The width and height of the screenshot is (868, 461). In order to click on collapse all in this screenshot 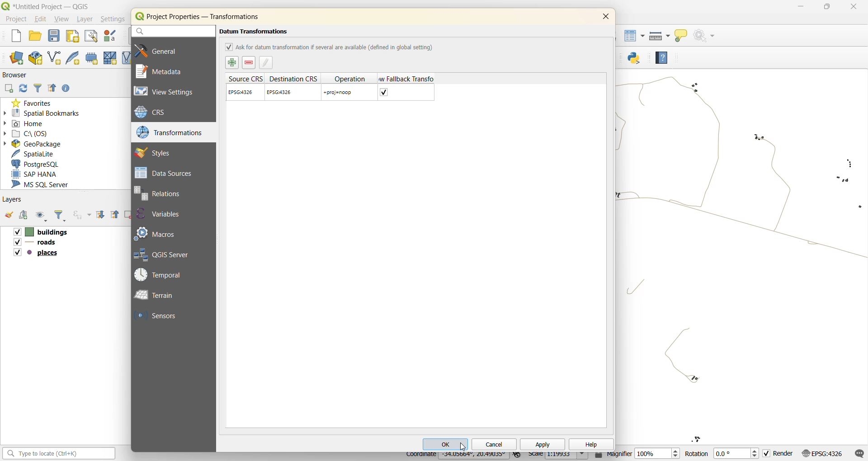, I will do `click(52, 89)`.